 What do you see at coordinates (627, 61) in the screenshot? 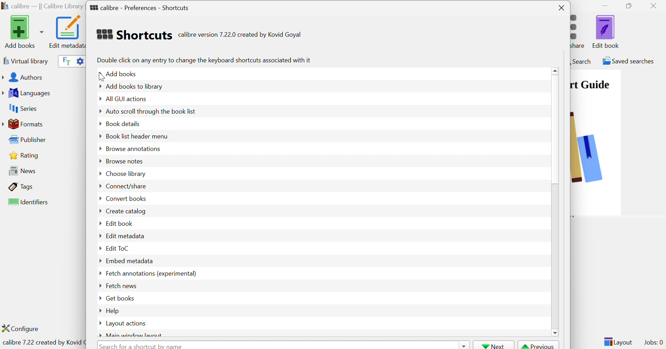
I see `Saved searches` at bounding box center [627, 61].